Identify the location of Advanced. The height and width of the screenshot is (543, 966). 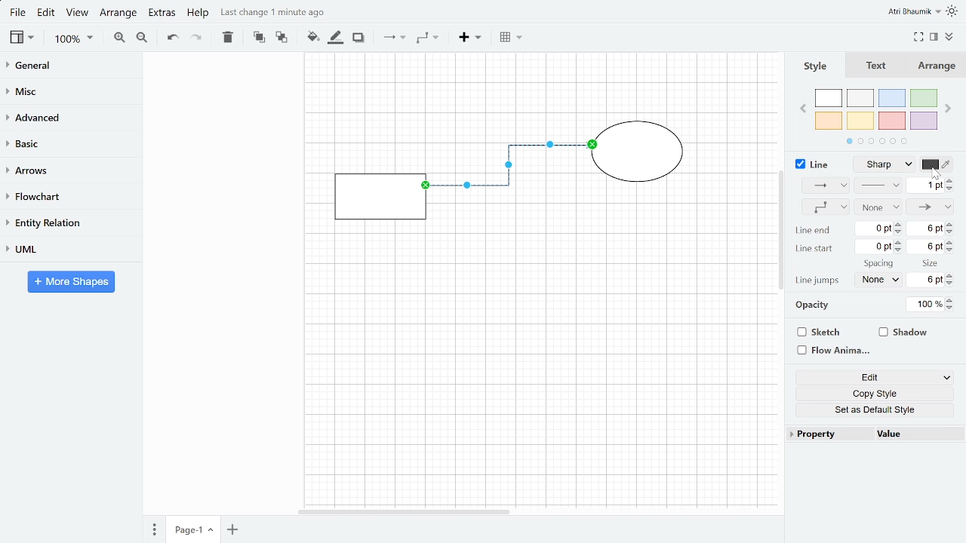
(71, 118).